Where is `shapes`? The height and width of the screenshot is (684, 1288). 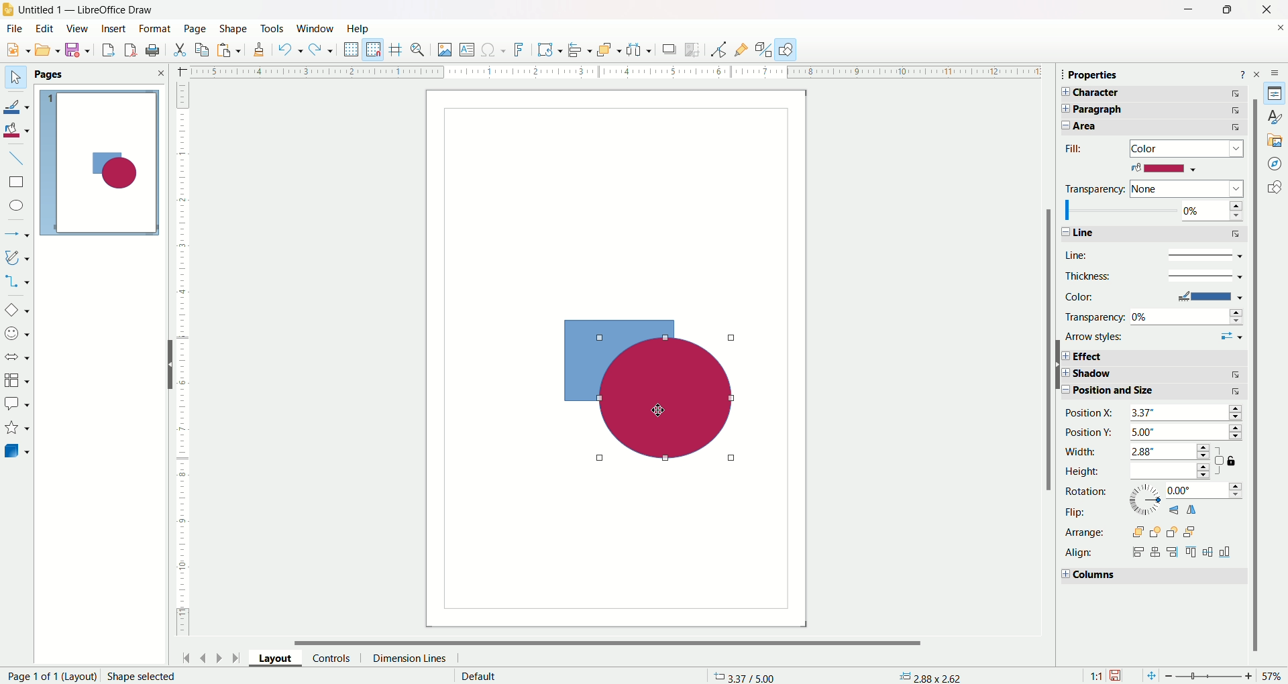 shapes is located at coordinates (1273, 188).